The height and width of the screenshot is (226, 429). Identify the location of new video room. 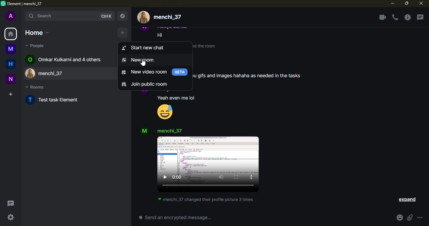
(144, 72).